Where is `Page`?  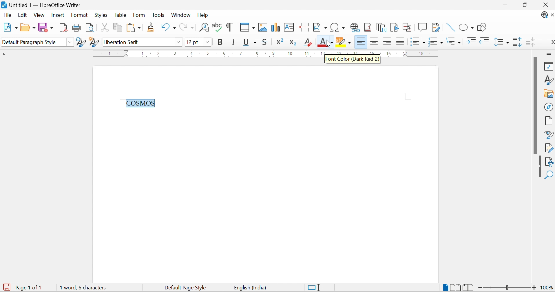
Page is located at coordinates (549, 121).